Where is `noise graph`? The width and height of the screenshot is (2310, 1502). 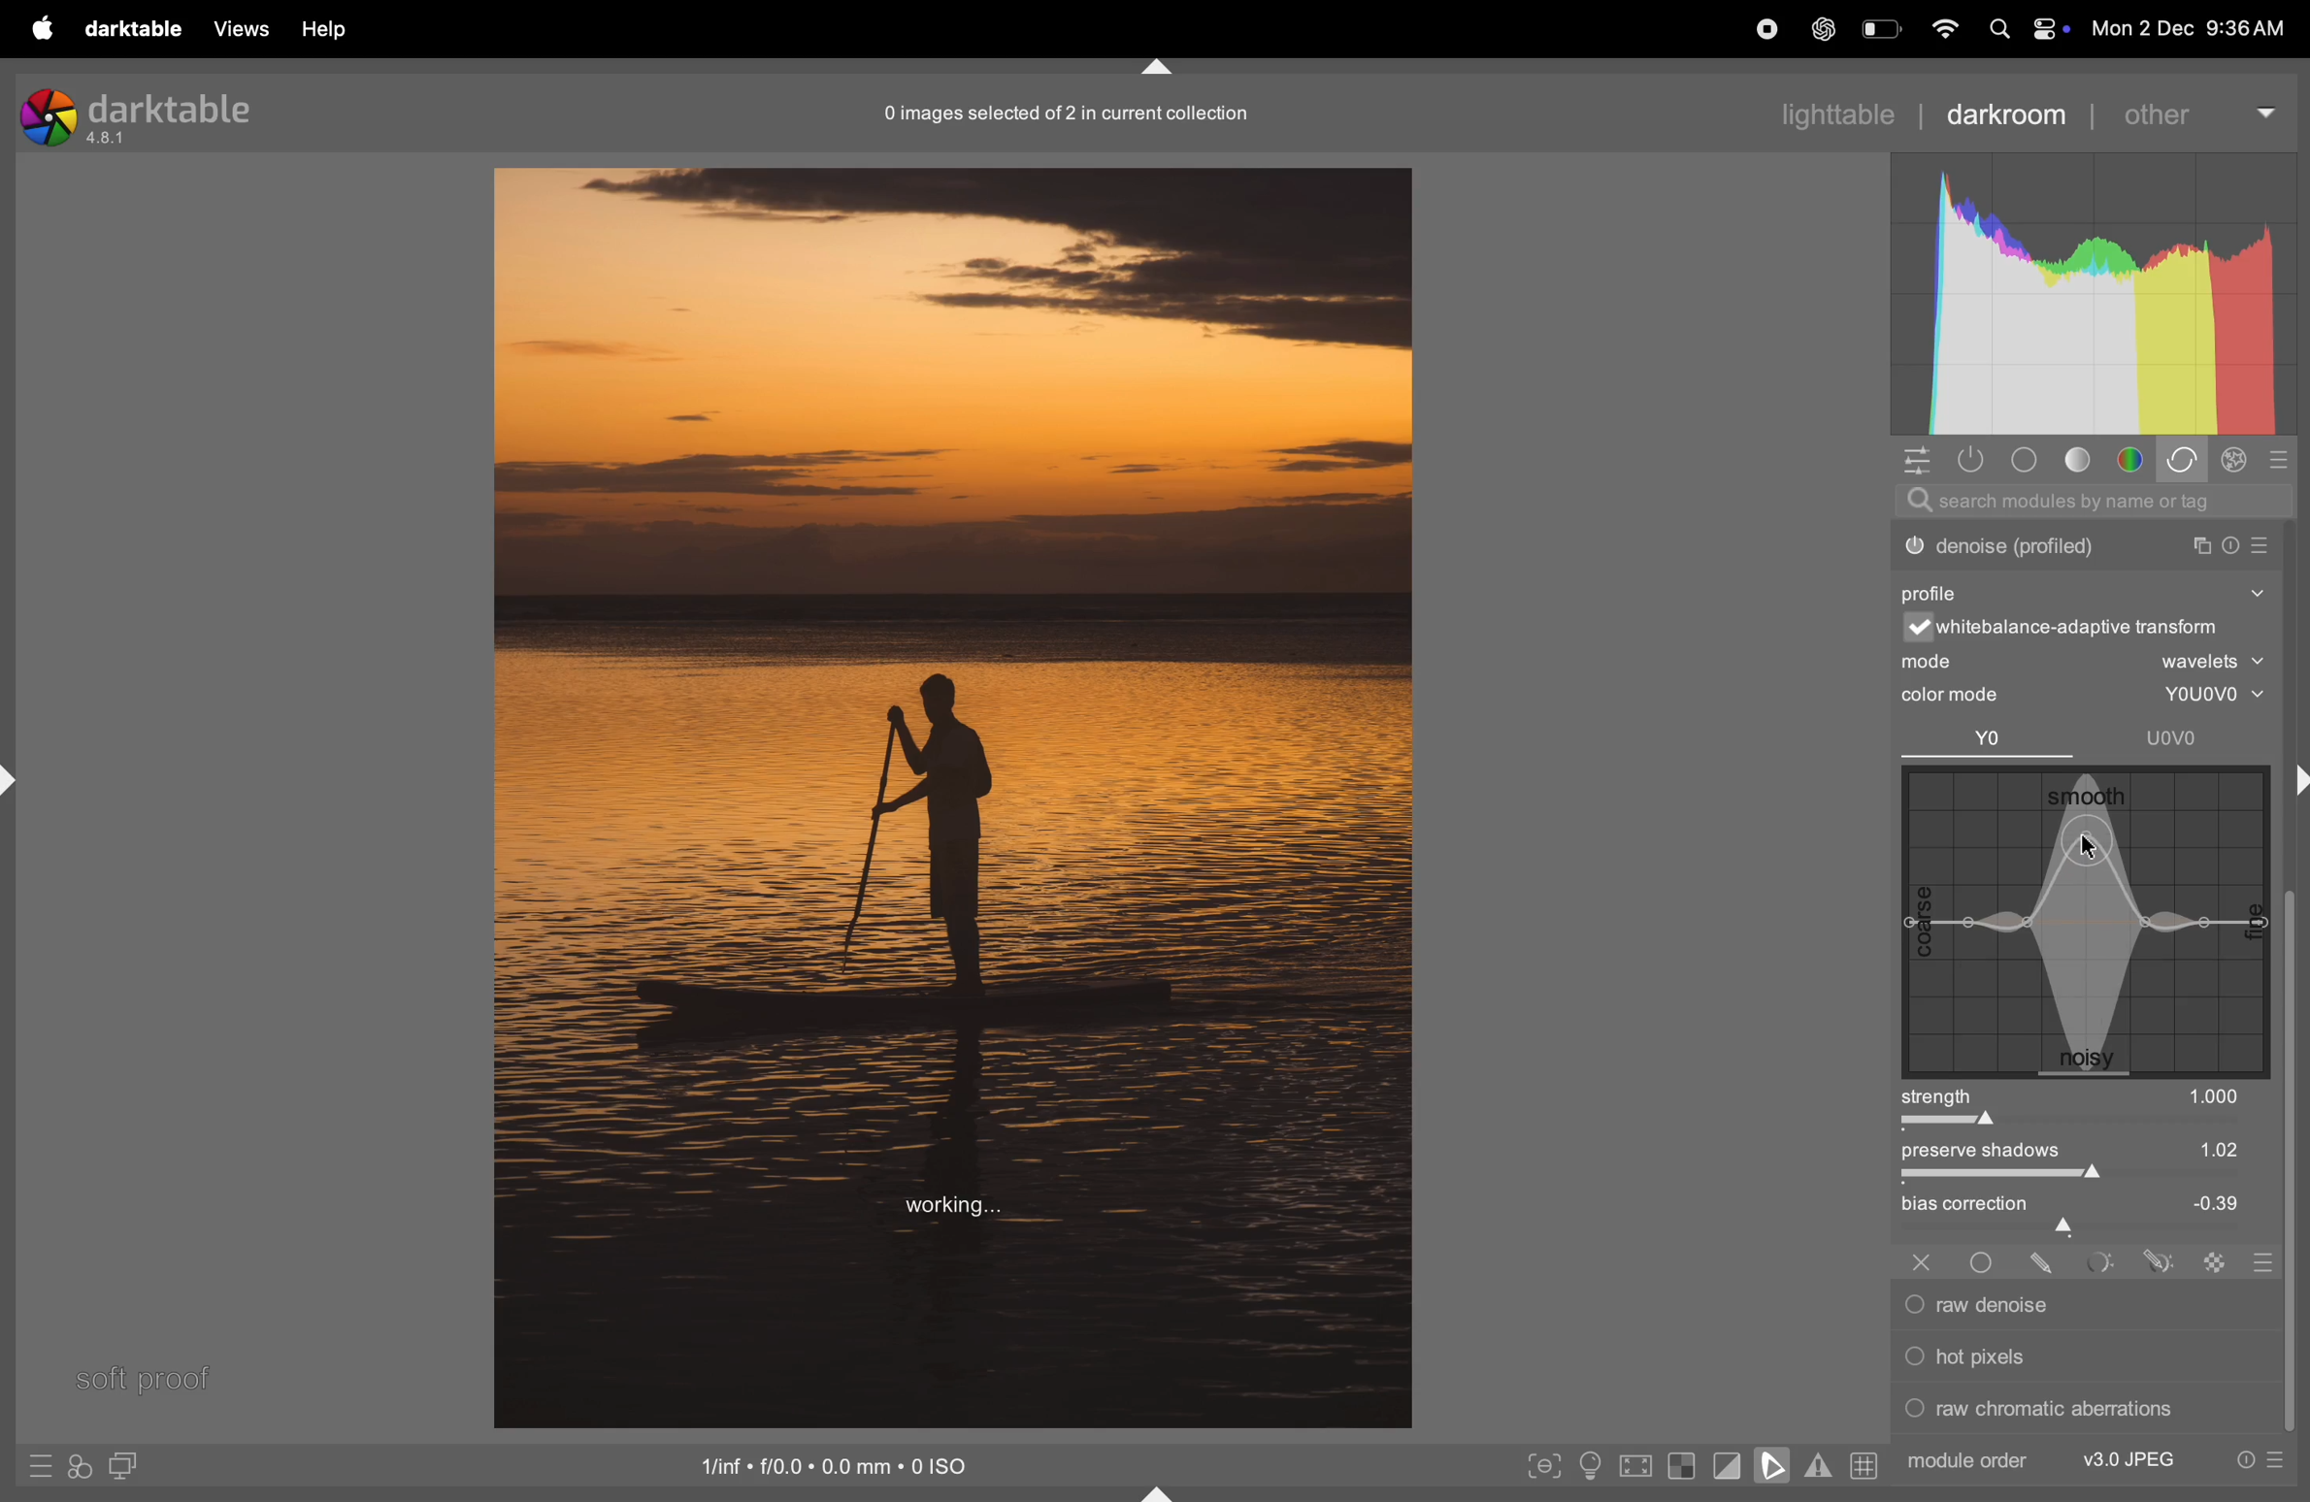
noise graph is located at coordinates (2087, 925).